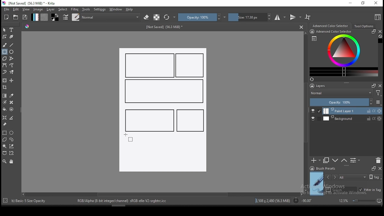  Describe the element at coordinates (170, 17) in the screenshot. I see `reload original preset` at that location.